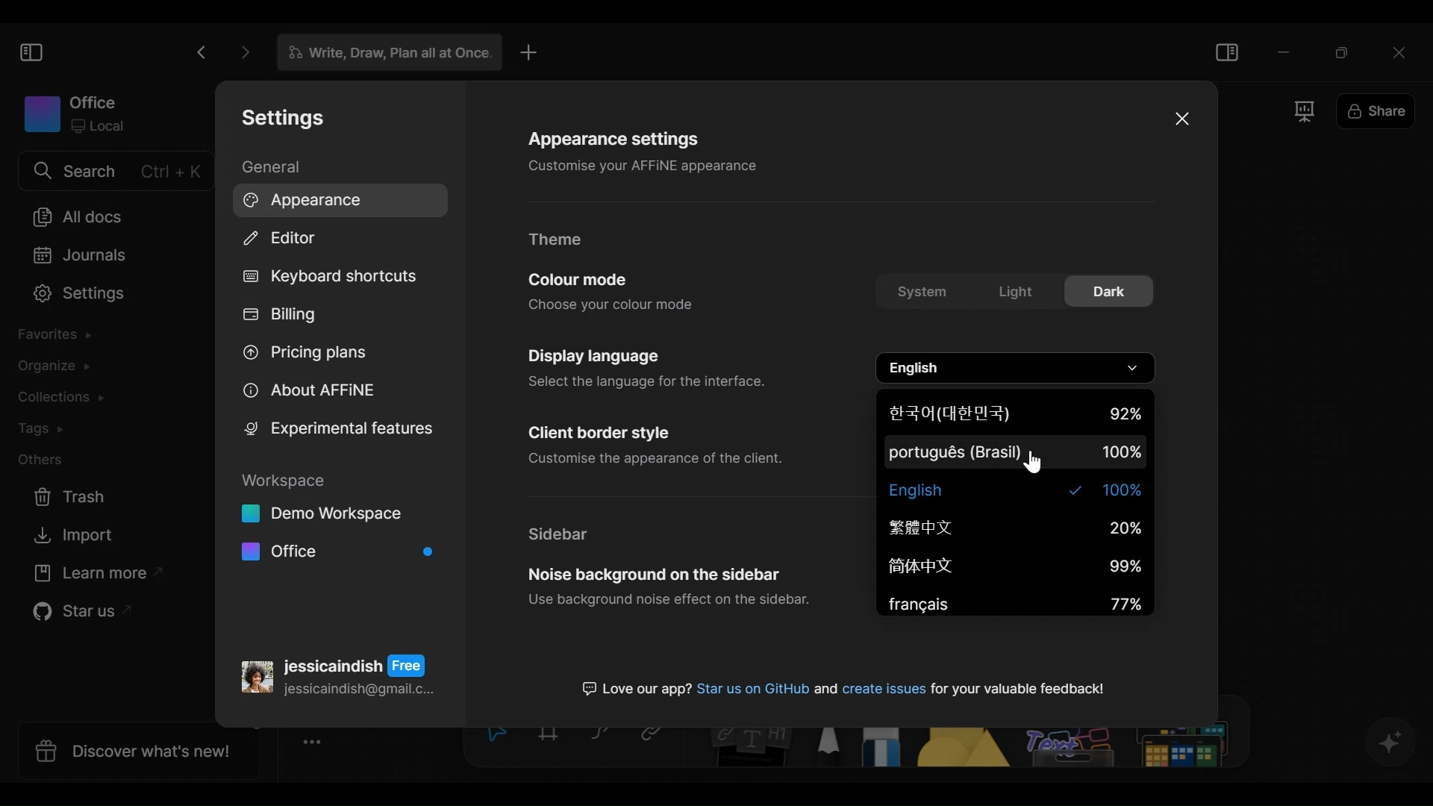 The image size is (1433, 806). What do you see at coordinates (75, 113) in the screenshot?
I see `Workspace` at bounding box center [75, 113].